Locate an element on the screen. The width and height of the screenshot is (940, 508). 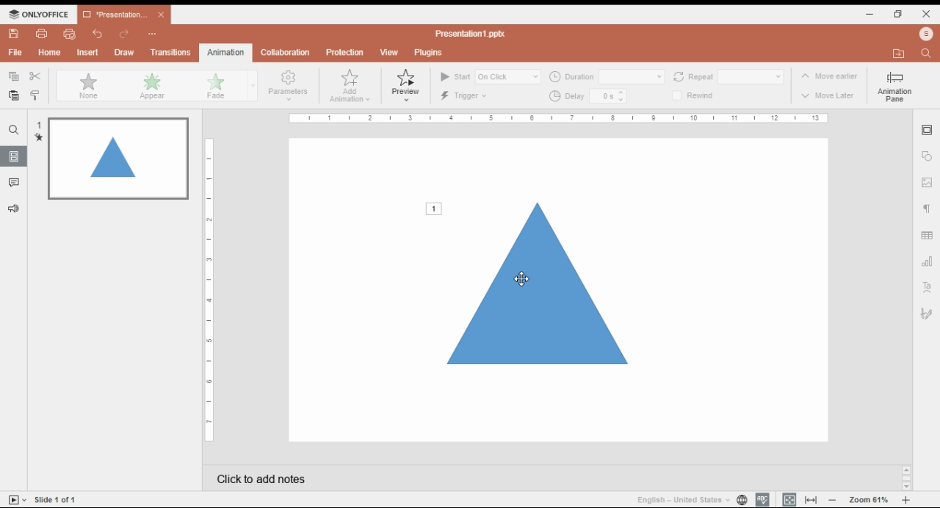
delay is located at coordinates (589, 96).